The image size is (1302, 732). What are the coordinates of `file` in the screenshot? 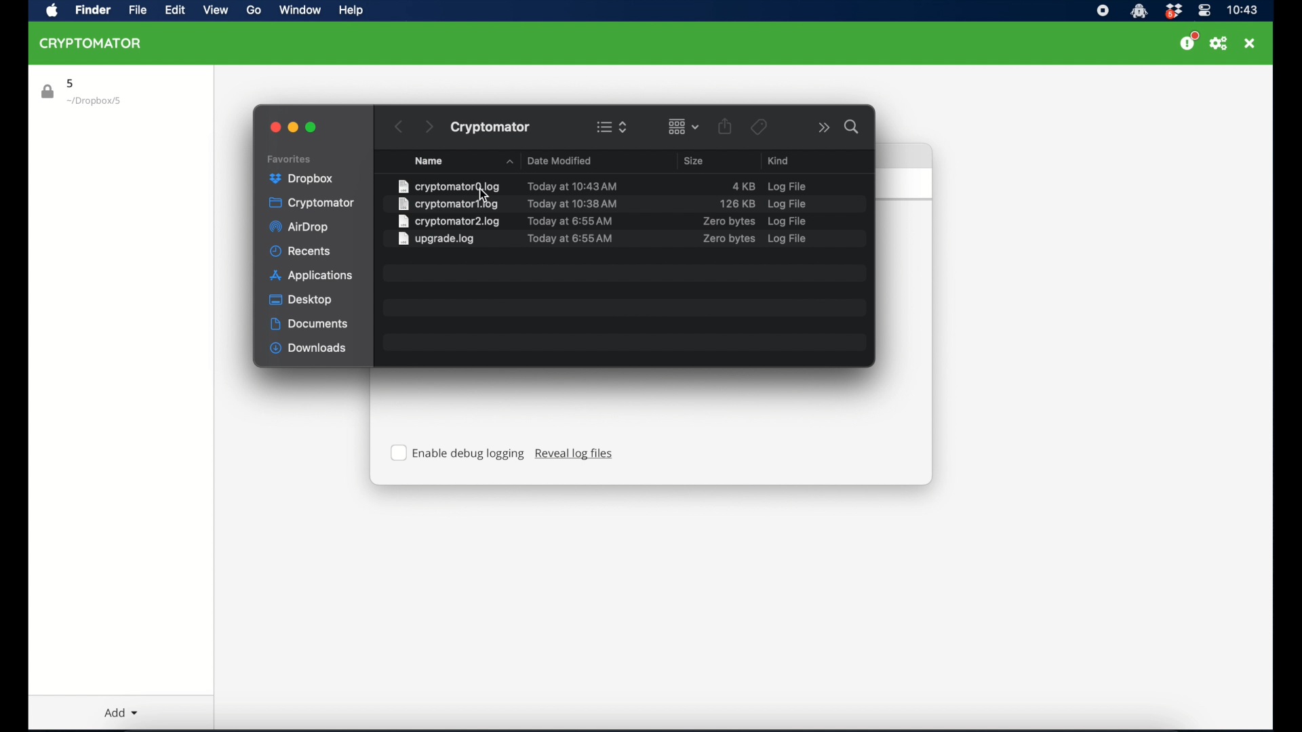 It's located at (137, 10).